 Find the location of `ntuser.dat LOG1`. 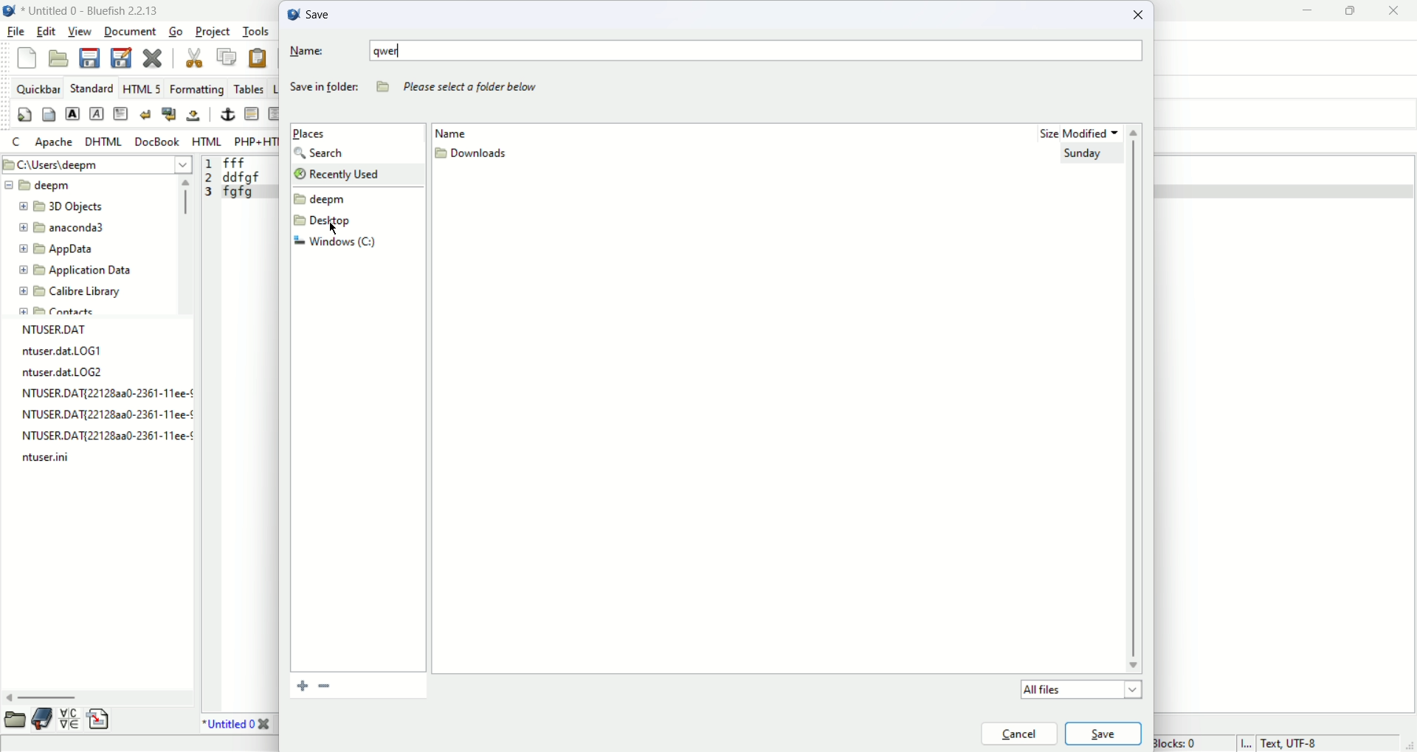

ntuser.dat LOG1 is located at coordinates (72, 352).